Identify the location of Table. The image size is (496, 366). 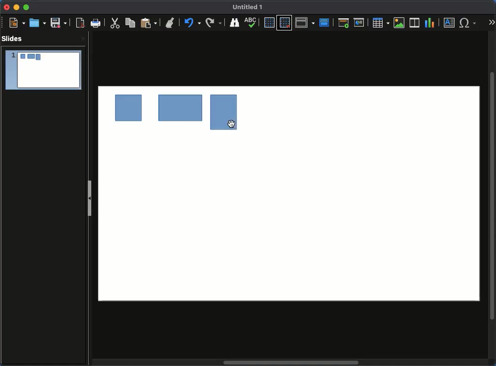
(381, 23).